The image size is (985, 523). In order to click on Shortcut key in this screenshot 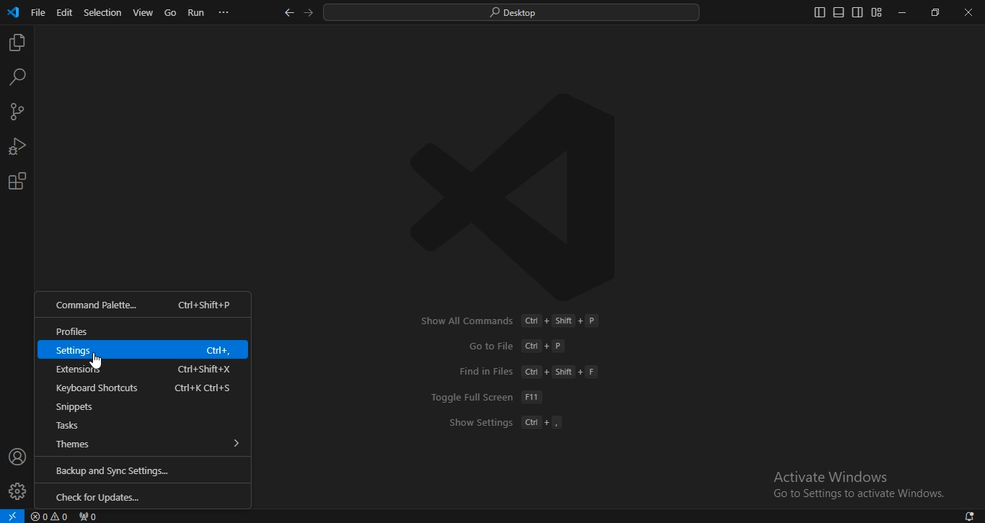, I will do `click(206, 388)`.